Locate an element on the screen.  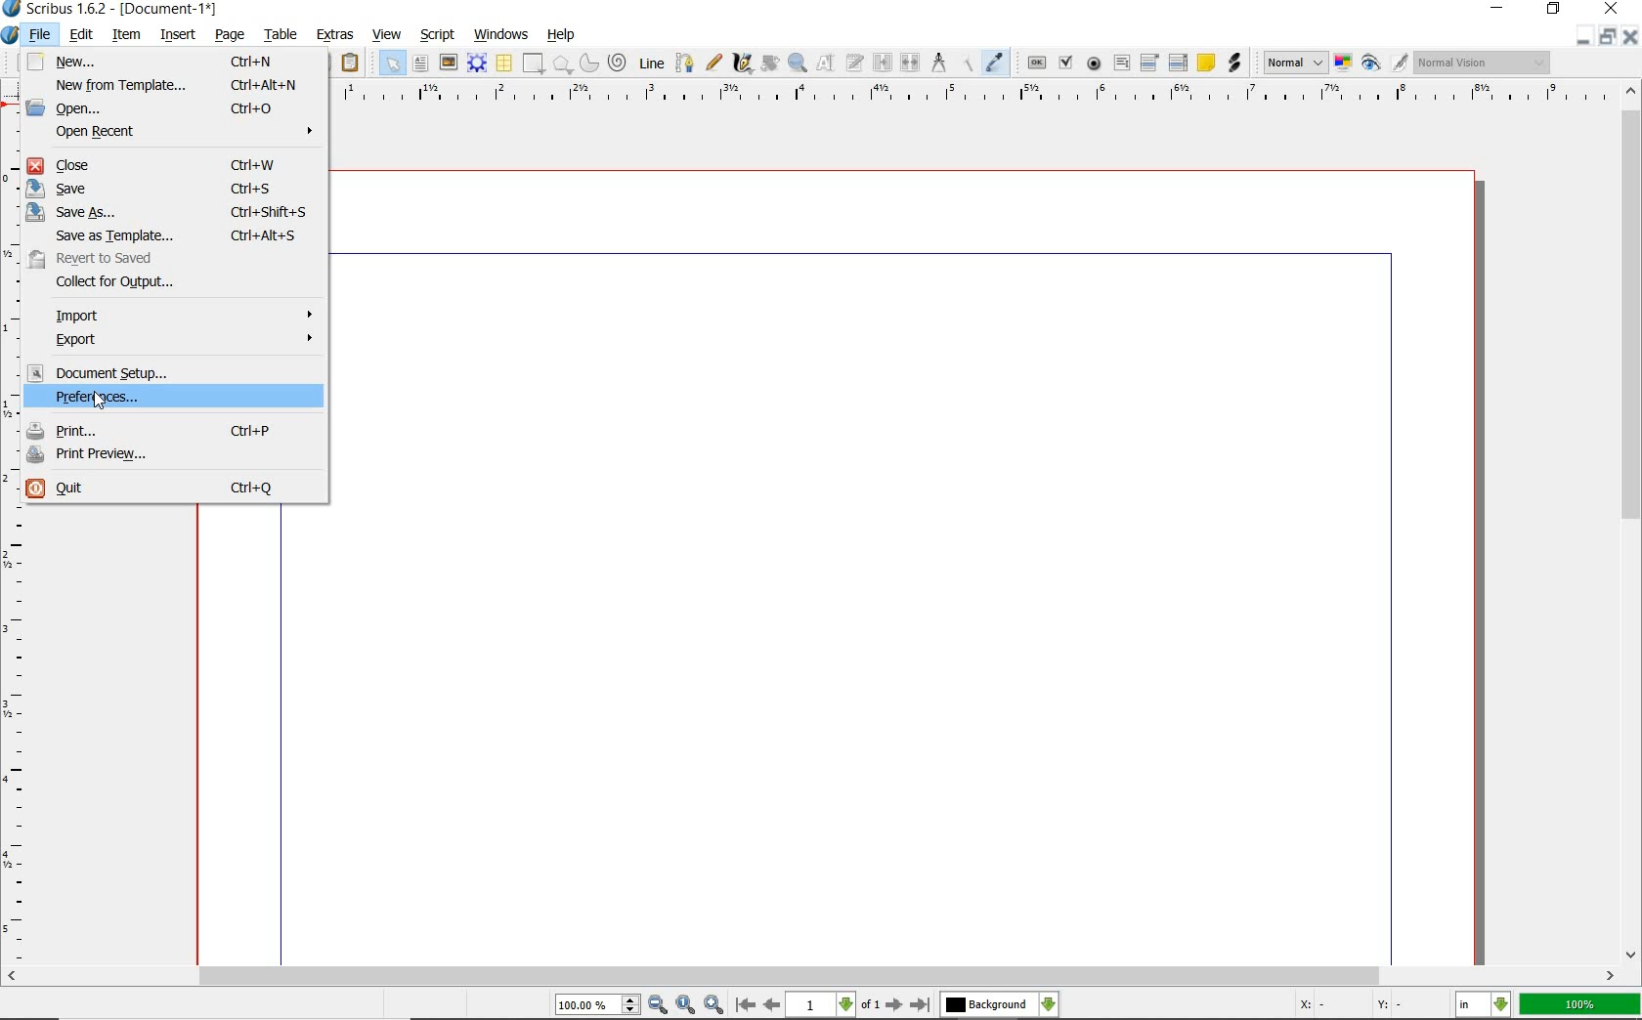
zoom in or zoom out is located at coordinates (798, 64).